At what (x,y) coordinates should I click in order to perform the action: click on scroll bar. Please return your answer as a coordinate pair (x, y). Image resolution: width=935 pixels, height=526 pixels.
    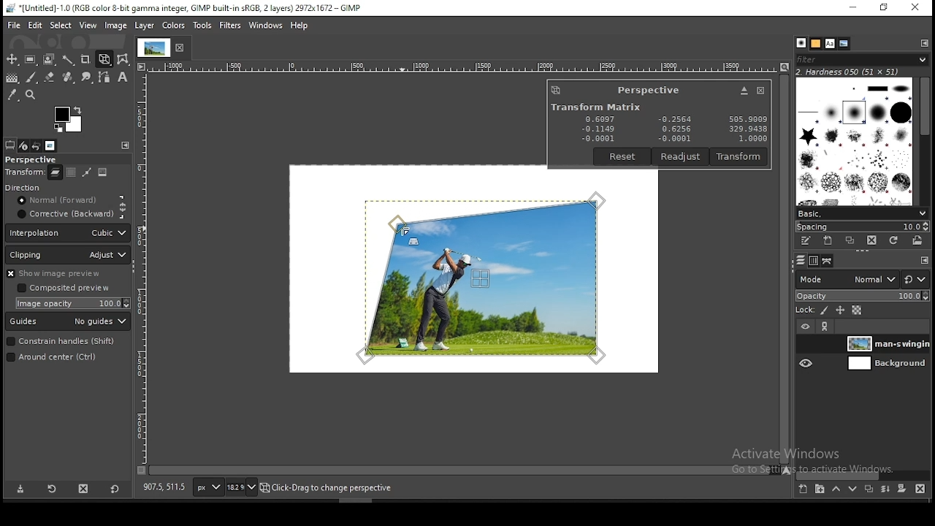
    Looking at the image, I should click on (460, 472).